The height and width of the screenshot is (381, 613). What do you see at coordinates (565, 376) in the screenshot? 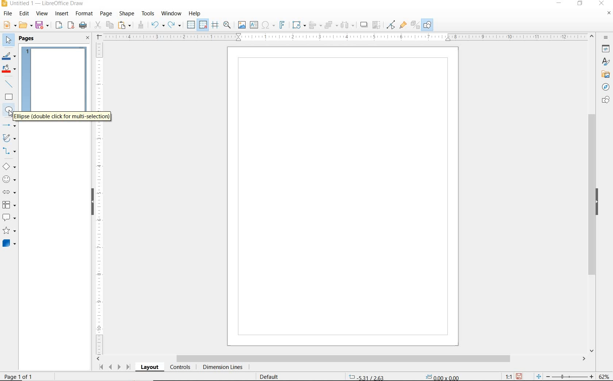
I see `ZOOM OUT OR ZOOM IN` at bounding box center [565, 376].